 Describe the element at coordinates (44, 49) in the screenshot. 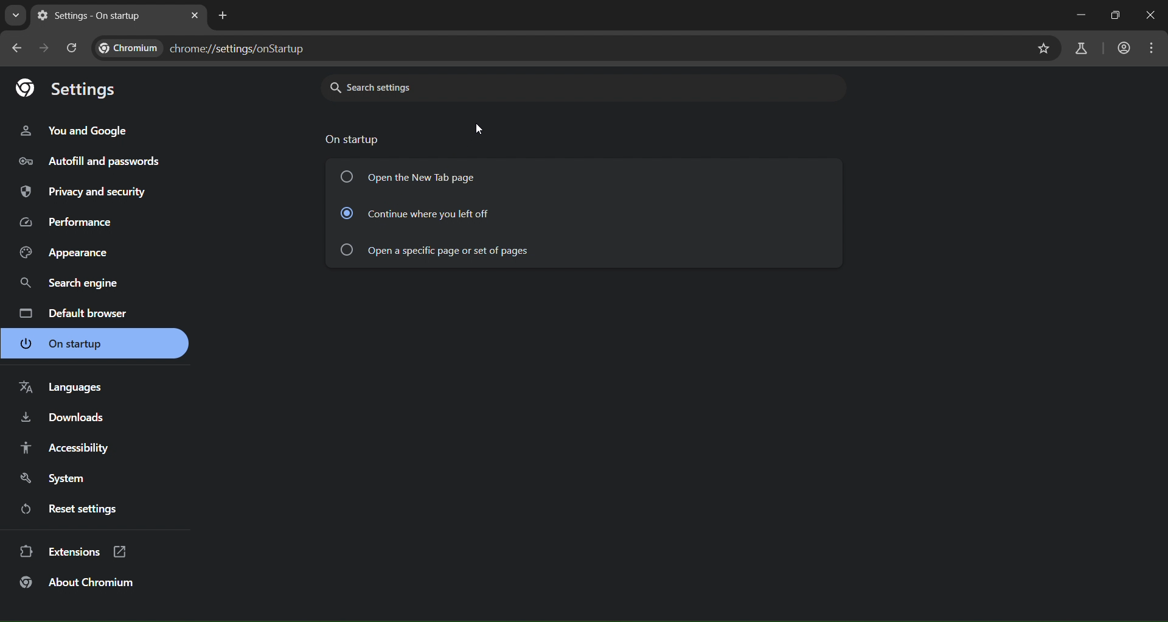

I see `go forward one page` at that location.